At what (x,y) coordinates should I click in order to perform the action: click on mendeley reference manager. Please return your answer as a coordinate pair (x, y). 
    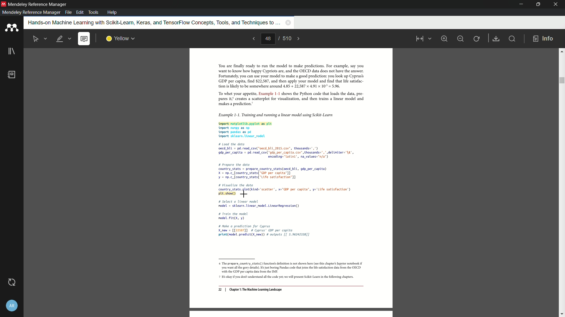
    Looking at the image, I should click on (31, 12).